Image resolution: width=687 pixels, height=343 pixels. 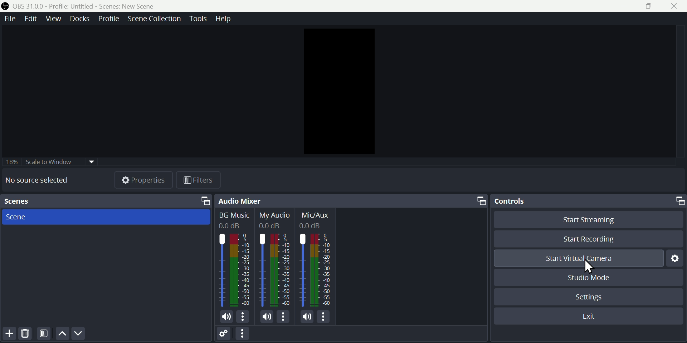 I want to click on Delete, so click(x=26, y=333).